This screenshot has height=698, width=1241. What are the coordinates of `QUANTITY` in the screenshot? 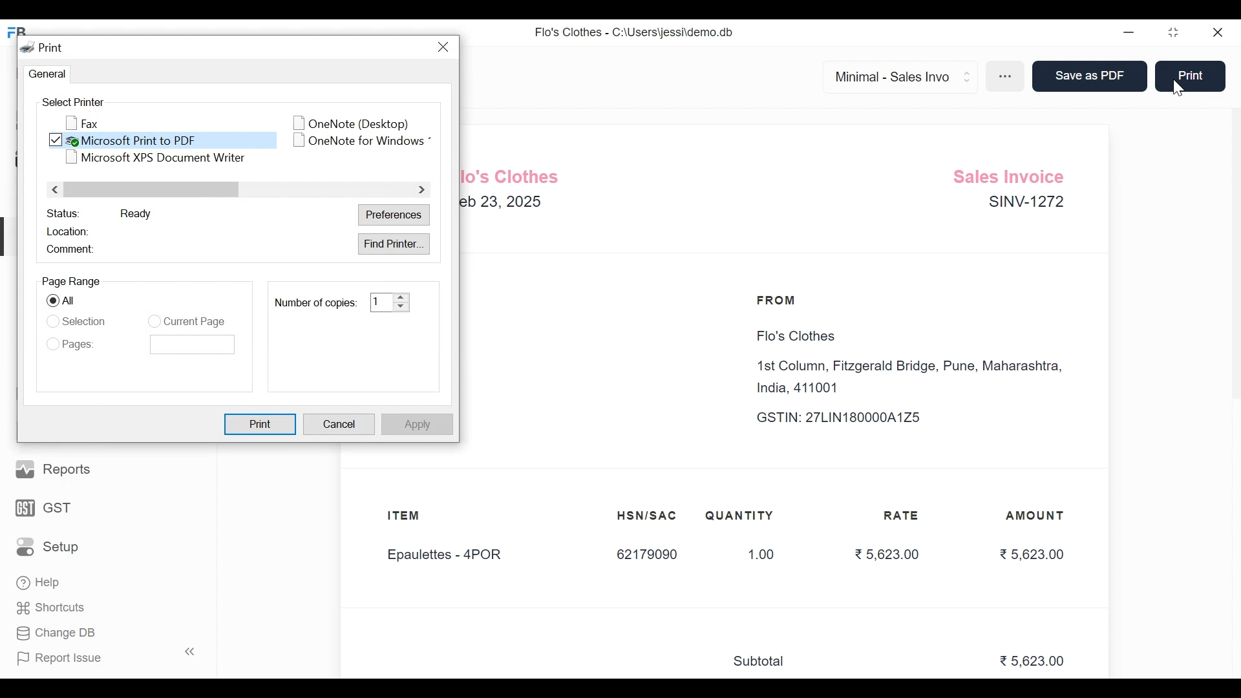 It's located at (739, 516).